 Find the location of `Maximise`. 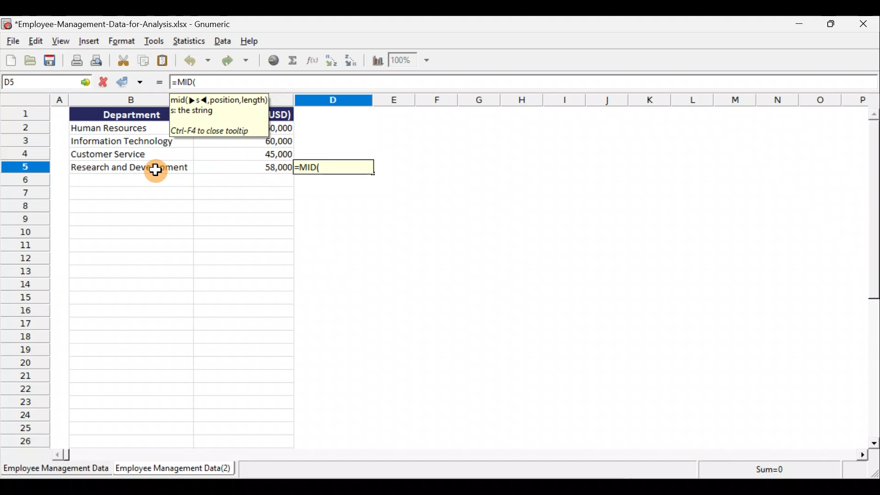

Maximise is located at coordinates (835, 25).